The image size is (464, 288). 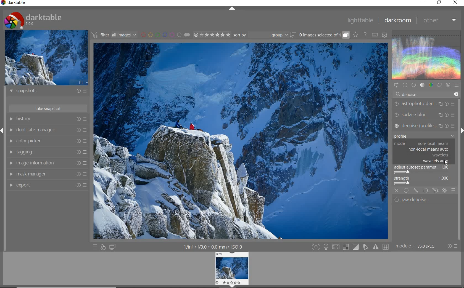 What do you see at coordinates (366, 35) in the screenshot?
I see `enable online help` at bounding box center [366, 35].